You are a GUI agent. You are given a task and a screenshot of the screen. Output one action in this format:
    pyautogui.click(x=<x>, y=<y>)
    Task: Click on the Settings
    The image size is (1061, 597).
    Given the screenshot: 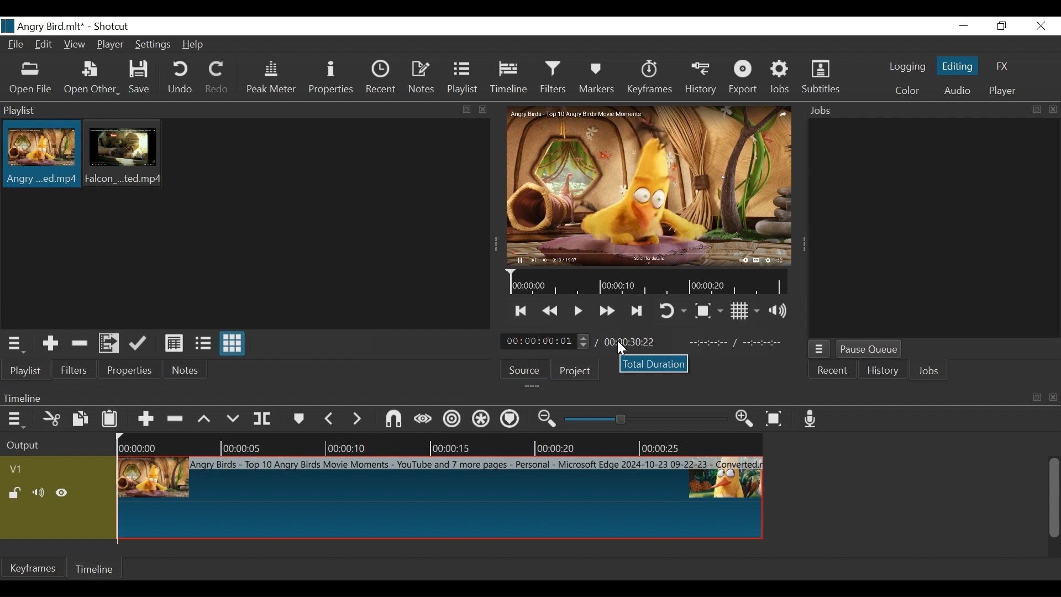 What is the action you would take?
    pyautogui.click(x=153, y=45)
    